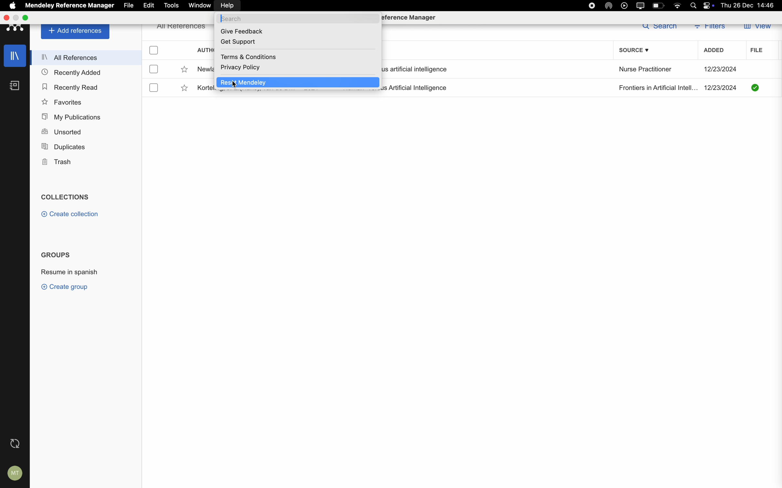 The image size is (782, 488). What do you see at coordinates (73, 117) in the screenshot?
I see `my publications` at bounding box center [73, 117].